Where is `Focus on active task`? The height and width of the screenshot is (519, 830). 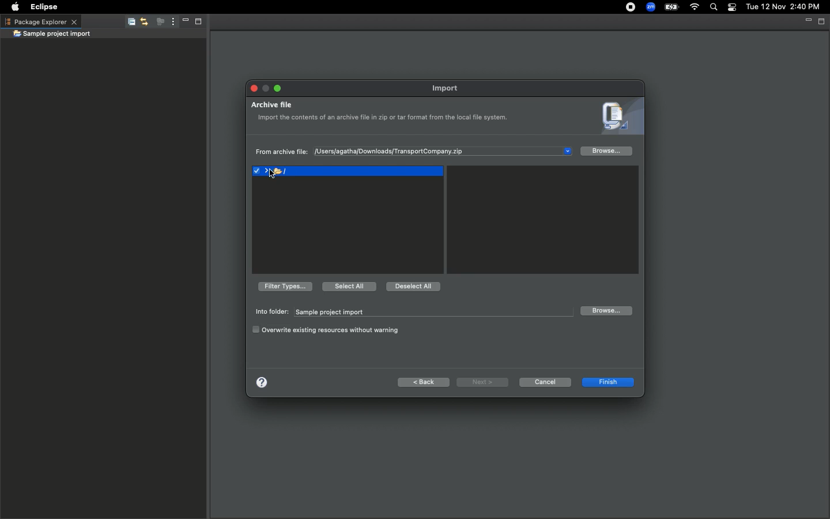 Focus on active task is located at coordinates (157, 22).